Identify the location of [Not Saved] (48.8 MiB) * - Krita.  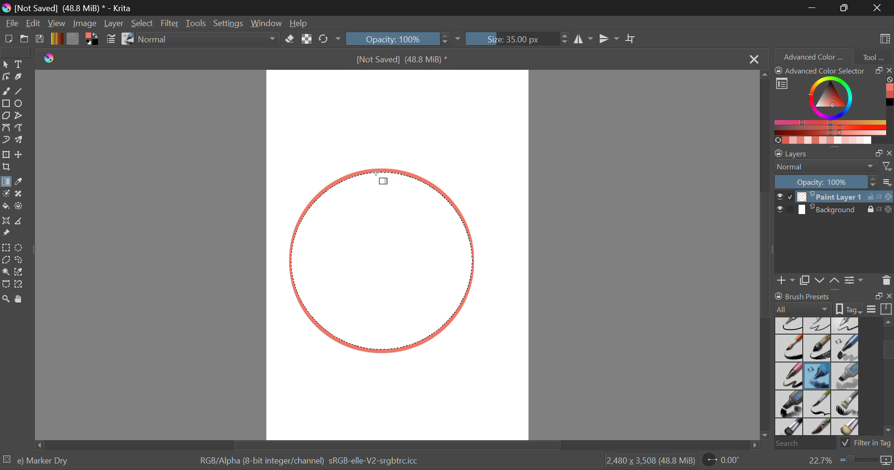
(74, 7).